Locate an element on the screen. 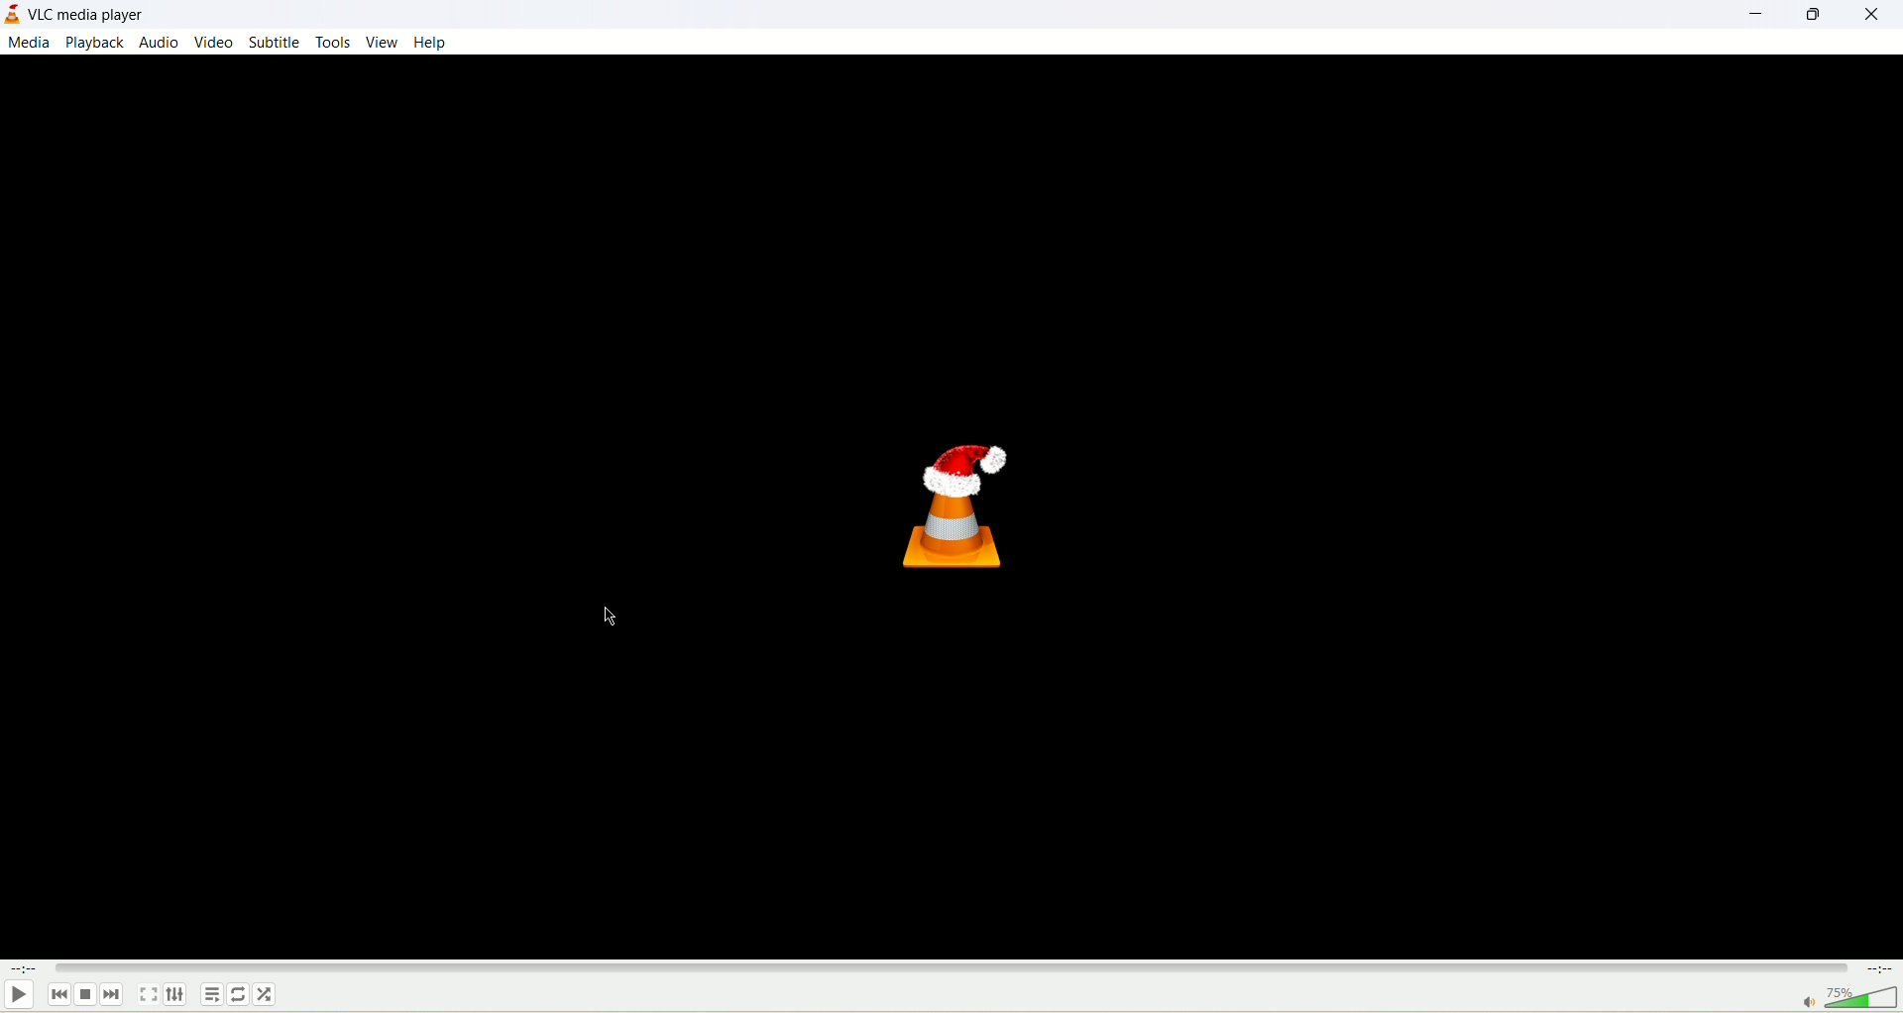 This screenshot has height=1013, width=1903. volume bar is located at coordinates (1862, 999).